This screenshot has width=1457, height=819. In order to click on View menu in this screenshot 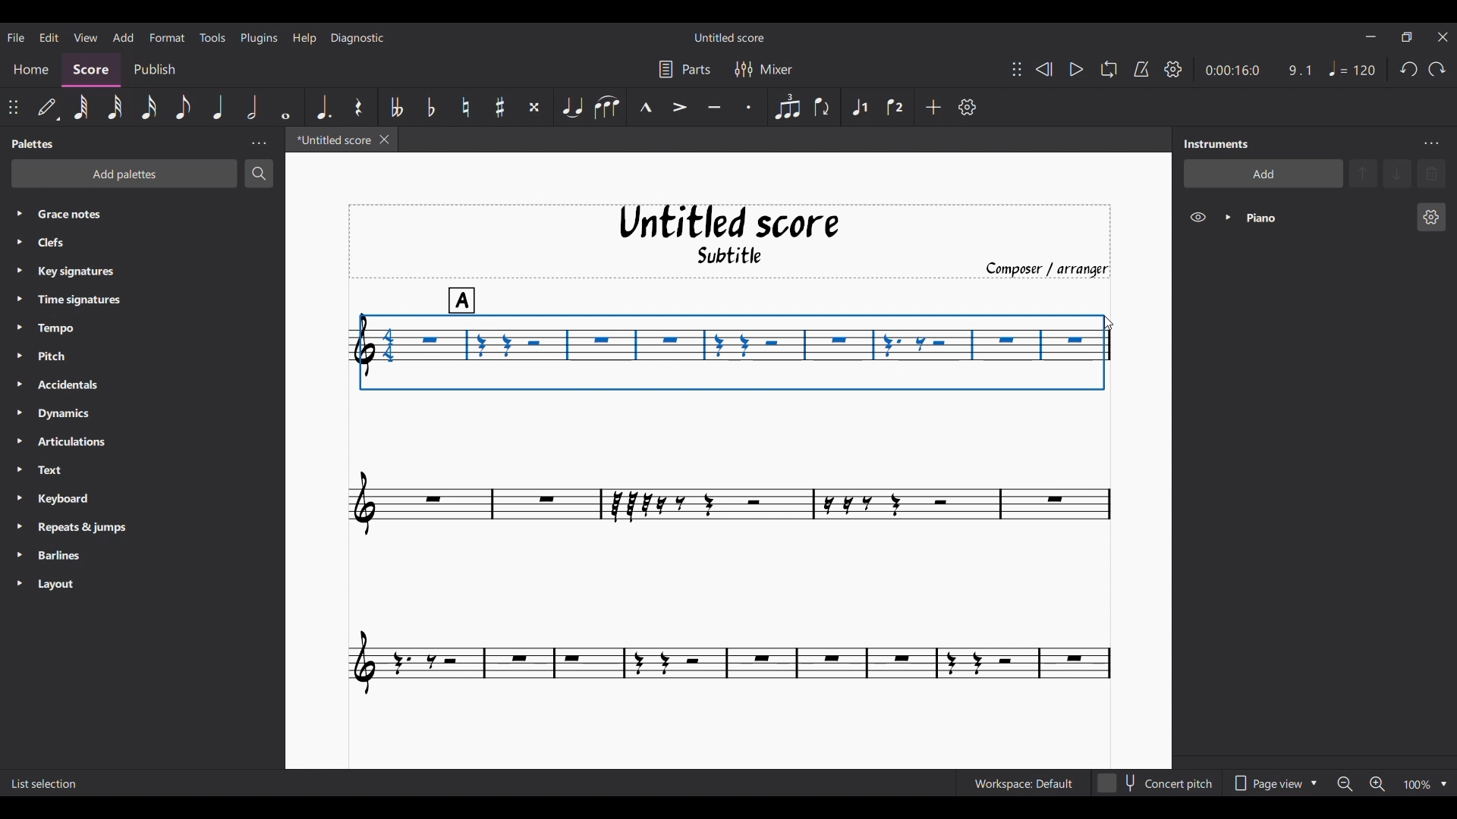, I will do `click(84, 36)`.